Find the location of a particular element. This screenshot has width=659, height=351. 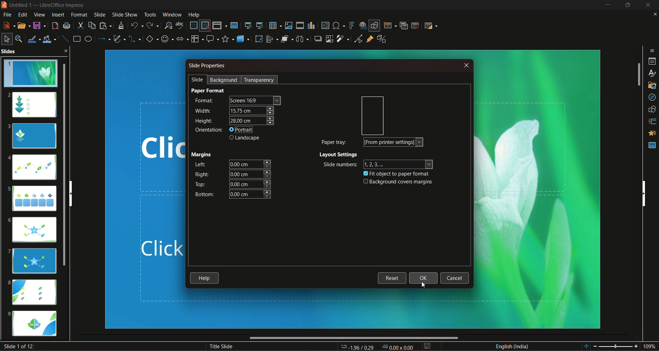

stars and banners is located at coordinates (228, 38).